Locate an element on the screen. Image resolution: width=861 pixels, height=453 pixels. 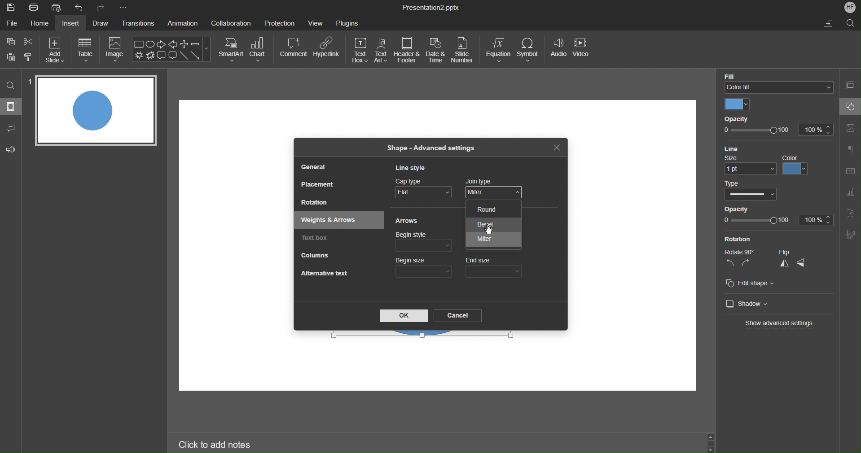
Cut is located at coordinates (29, 41).